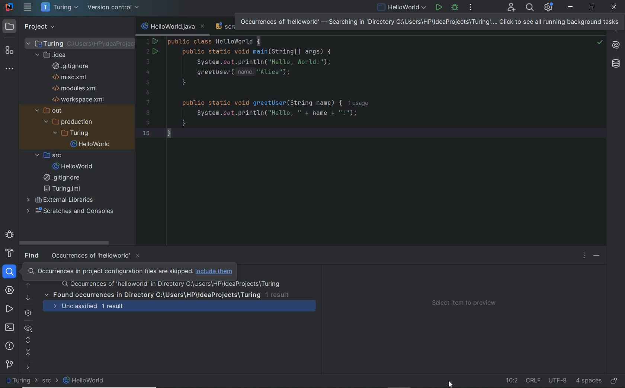 The image size is (625, 388). I want to click on CLOSE, so click(615, 7).